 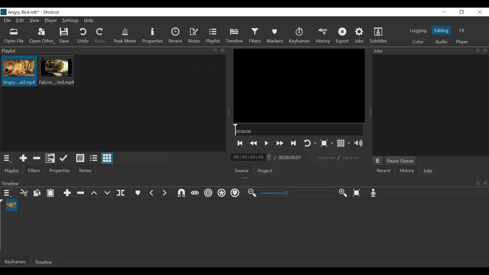 What do you see at coordinates (122, 193) in the screenshot?
I see `Split at playhead` at bounding box center [122, 193].